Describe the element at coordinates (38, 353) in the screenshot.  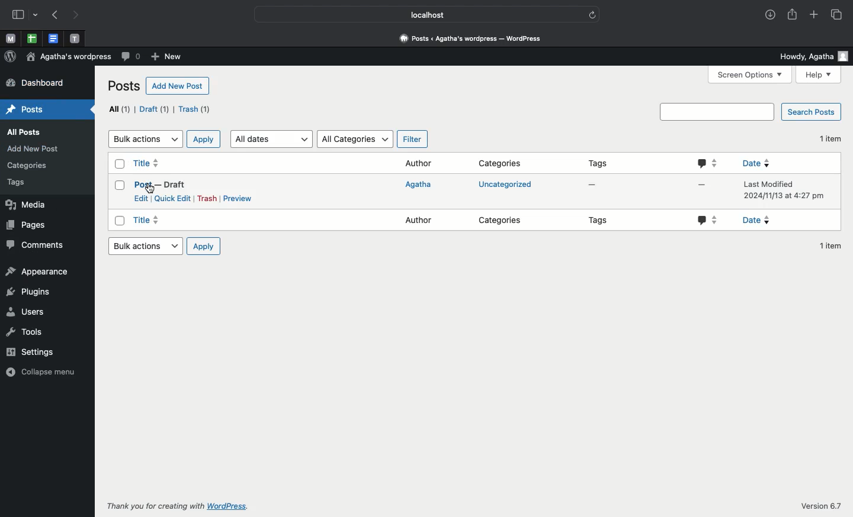
I see `Settings` at that location.